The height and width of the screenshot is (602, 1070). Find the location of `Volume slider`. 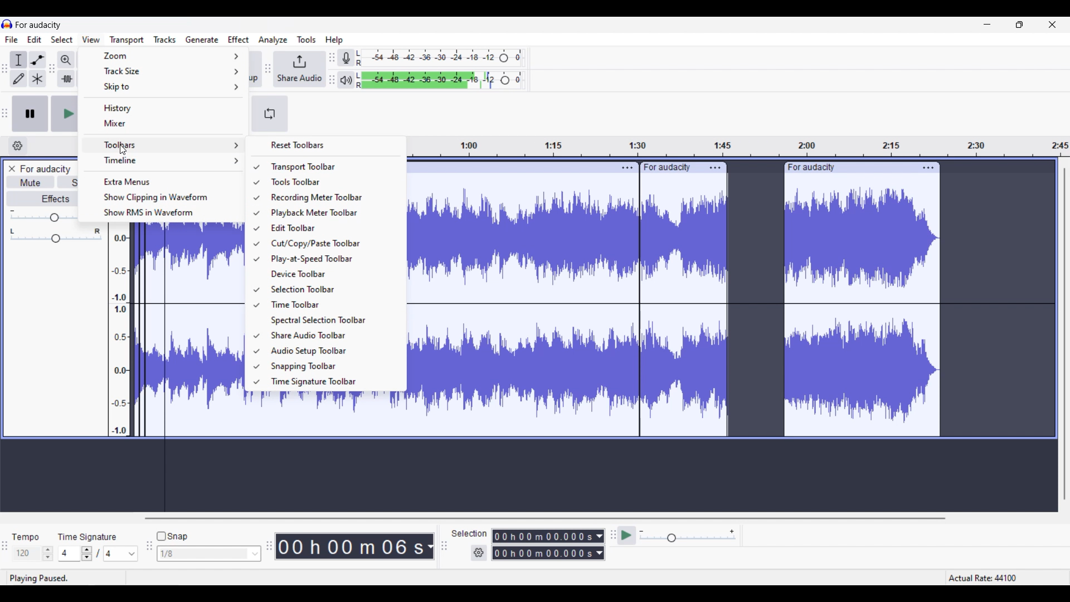

Volume slider is located at coordinates (42, 215).